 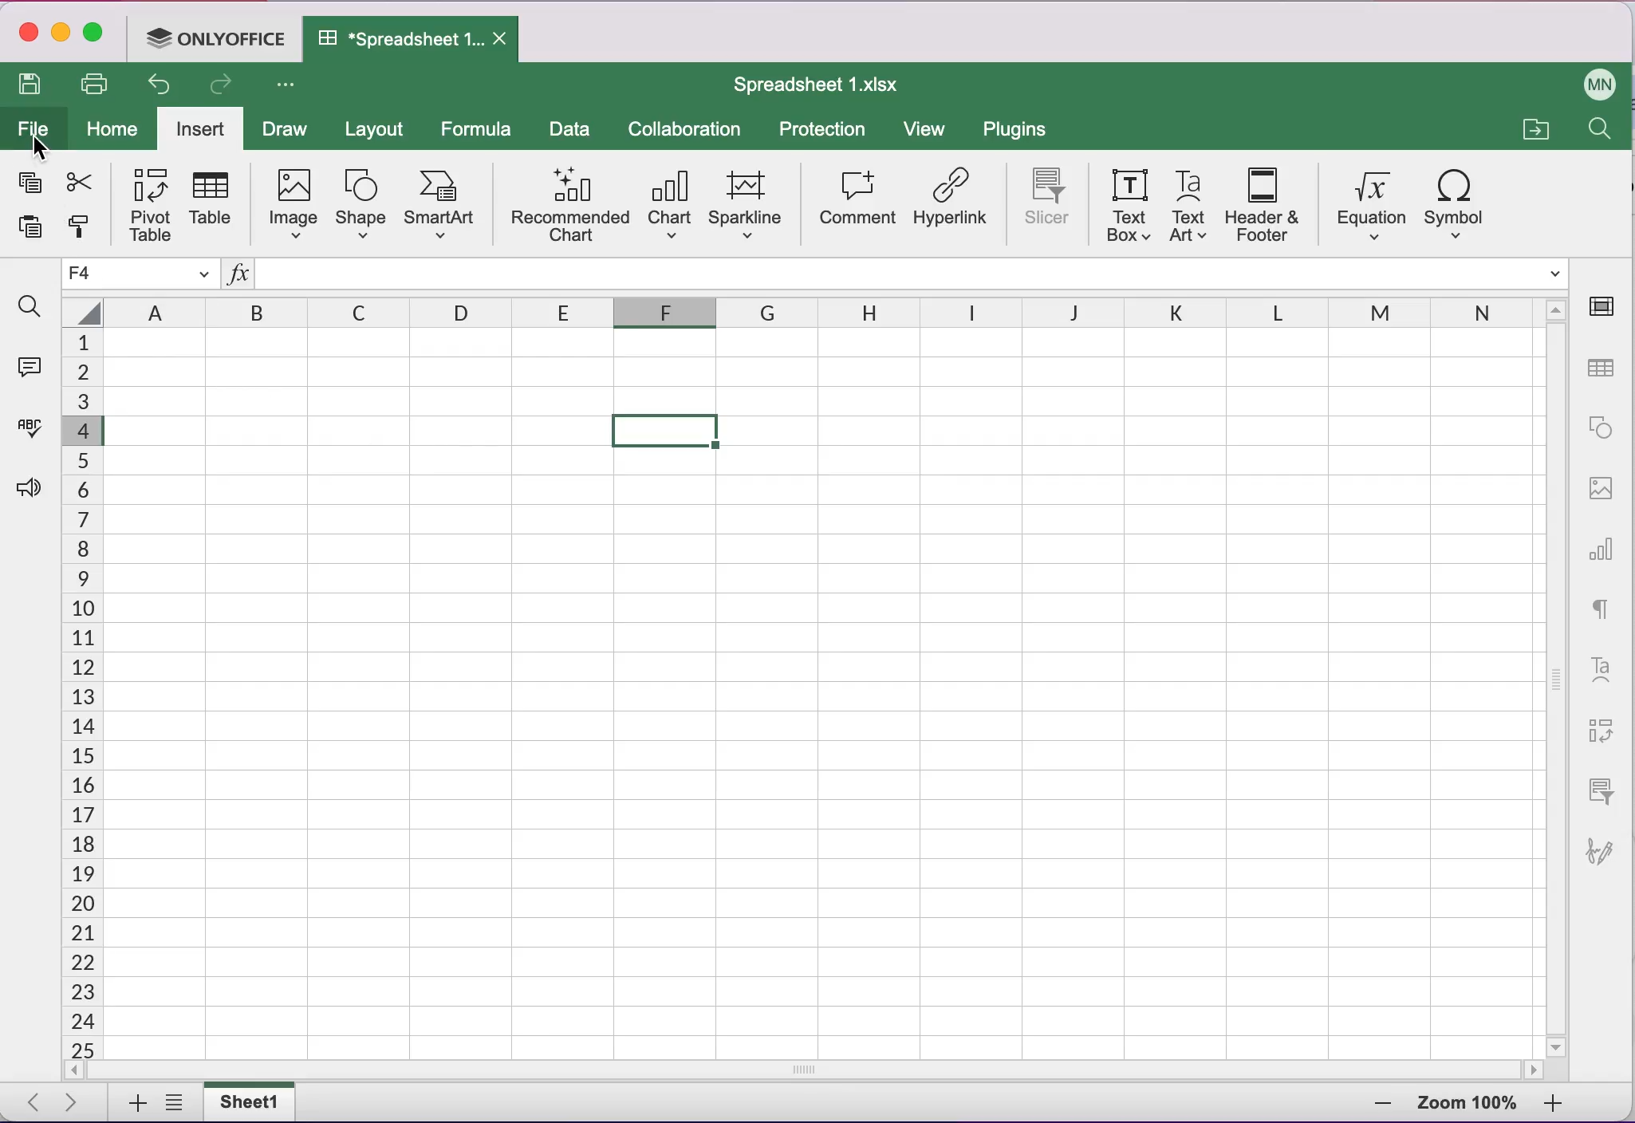 I want to click on smart art, so click(x=440, y=206).